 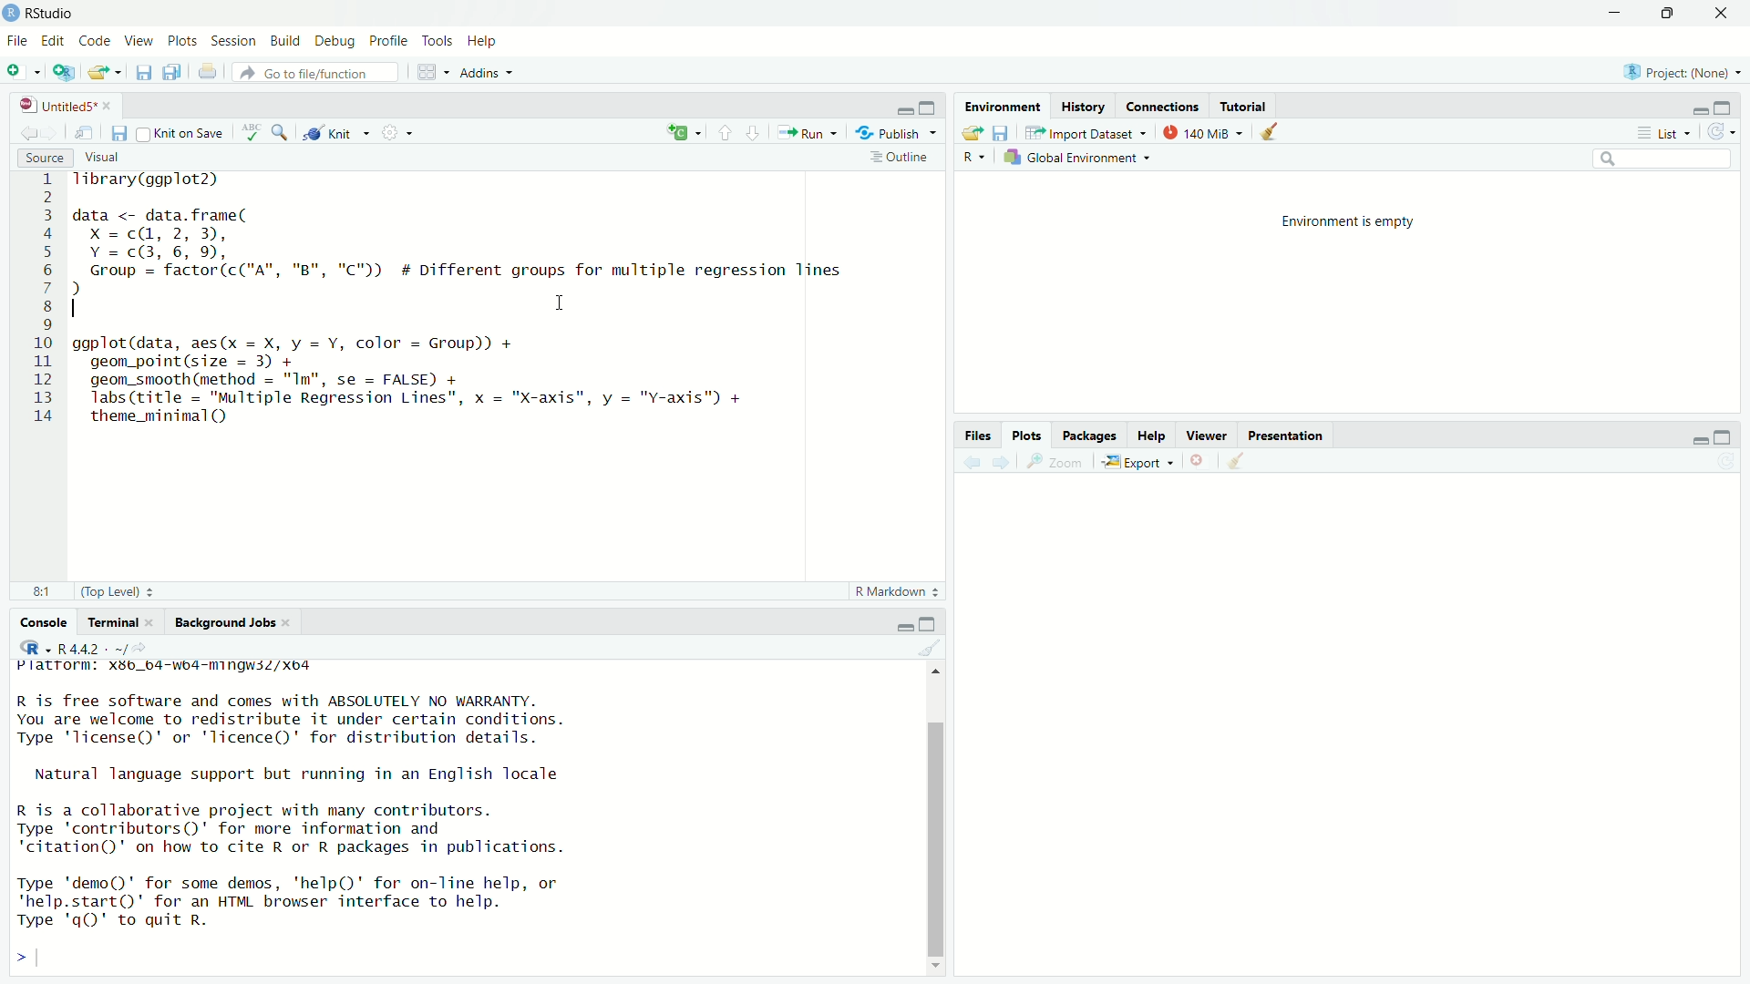 I want to click on History, so click(x=1082, y=108).